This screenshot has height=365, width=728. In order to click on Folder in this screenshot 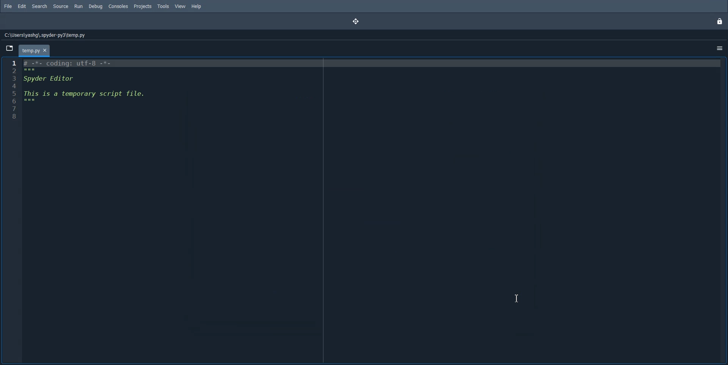, I will do `click(35, 51)`.